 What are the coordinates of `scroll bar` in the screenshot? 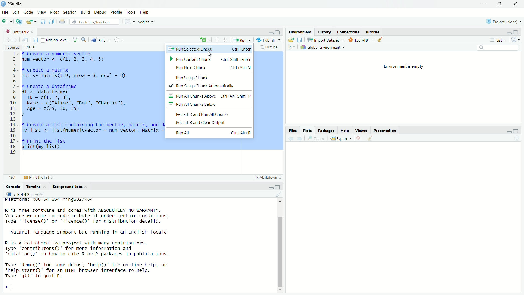 It's located at (280, 244).